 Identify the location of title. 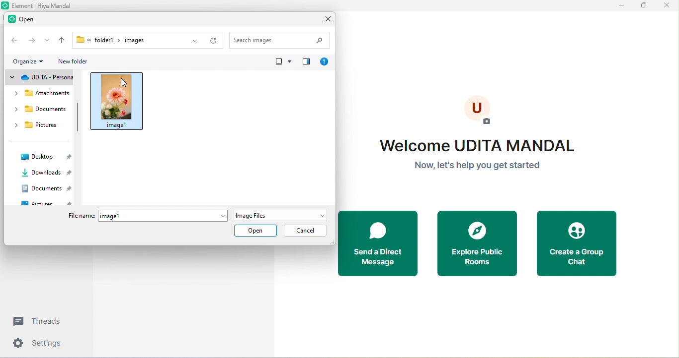
(39, 5).